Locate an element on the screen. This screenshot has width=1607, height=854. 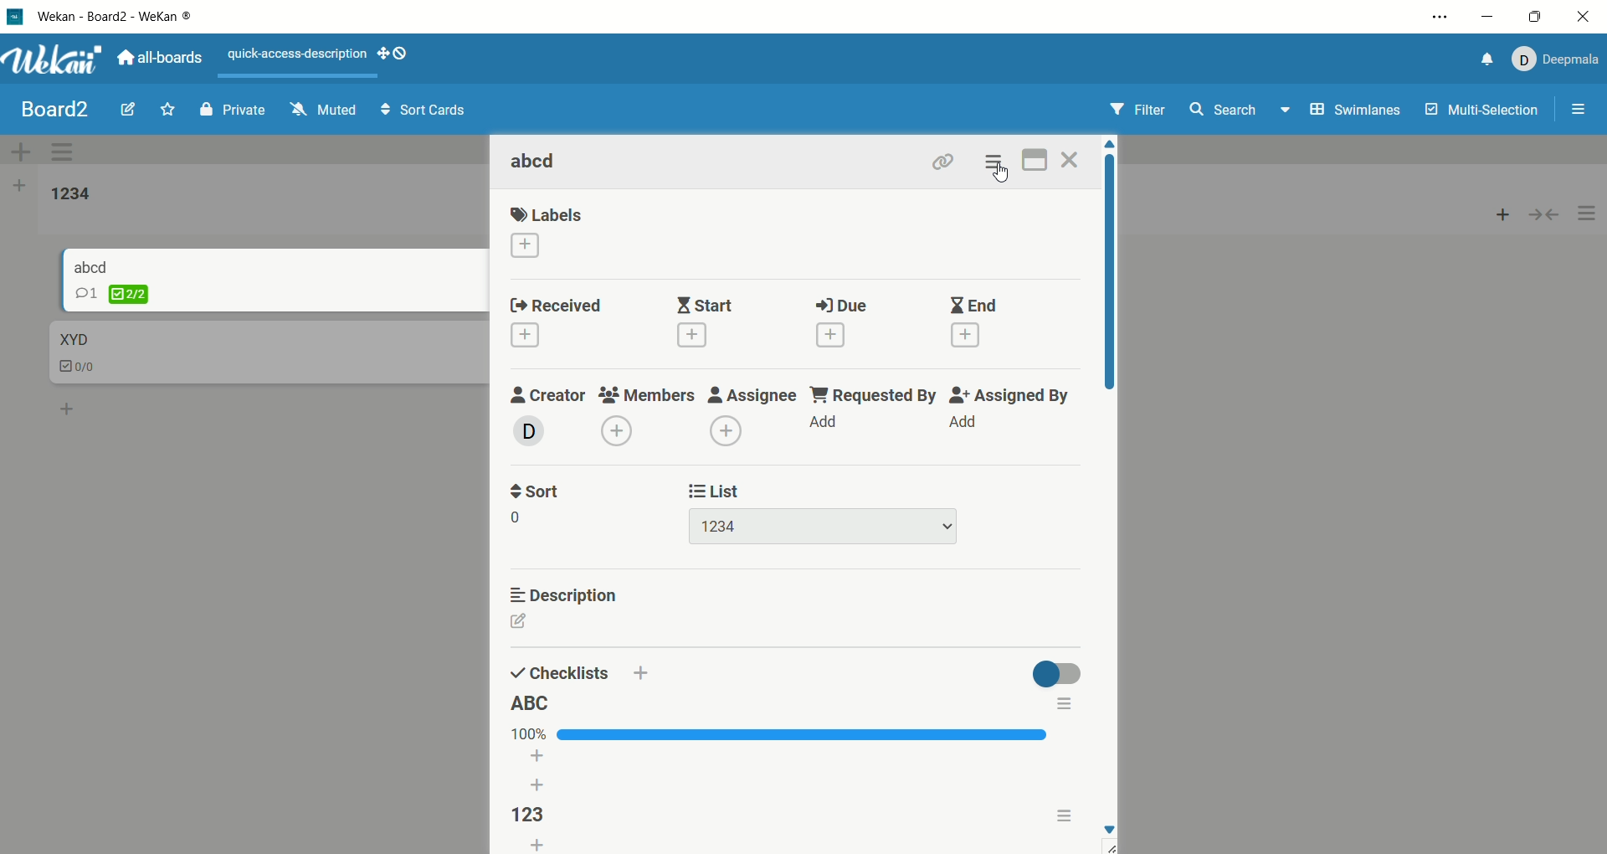
received is located at coordinates (553, 325).